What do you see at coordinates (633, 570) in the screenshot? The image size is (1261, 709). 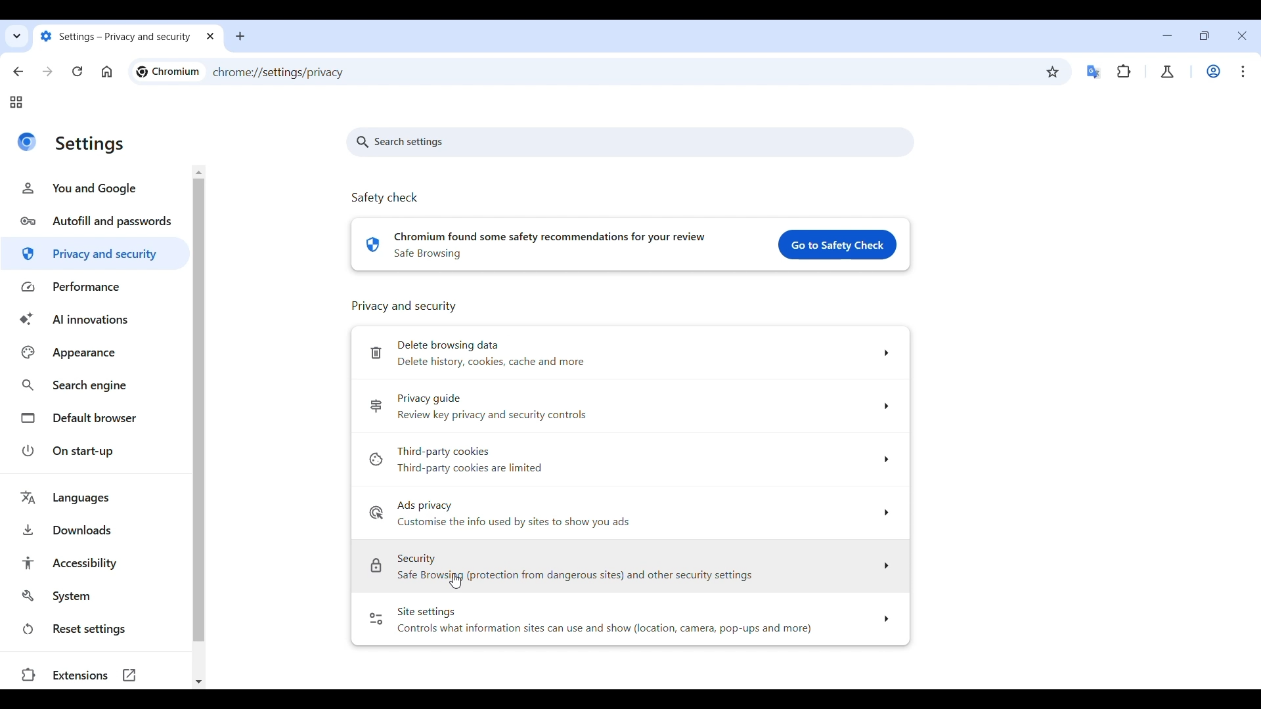 I see `Security Safe Browsing (protection from dangerous sites) and other security settings` at bounding box center [633, 570].